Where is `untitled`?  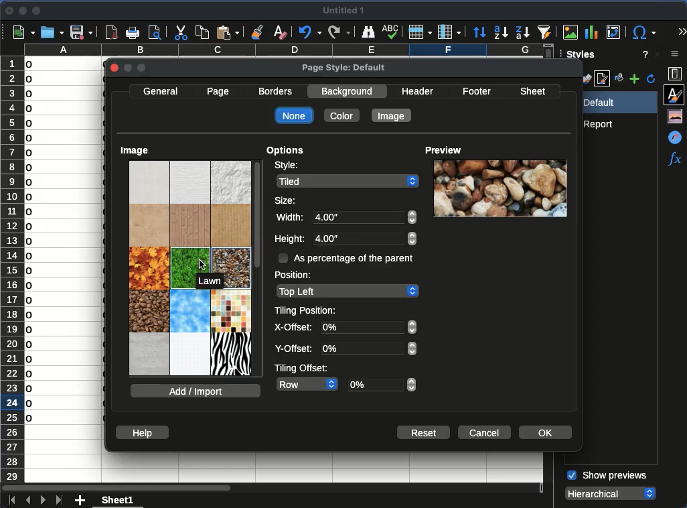 untitled is located at coordinates (346, 11).